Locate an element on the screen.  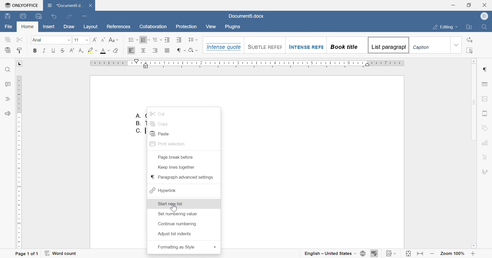
page 1 of 1 is located at coordinates (27, 253).